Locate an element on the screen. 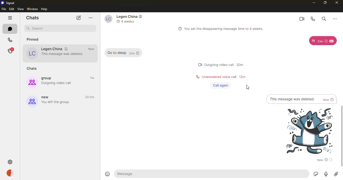  group profile is located at coordinates (31, 82).